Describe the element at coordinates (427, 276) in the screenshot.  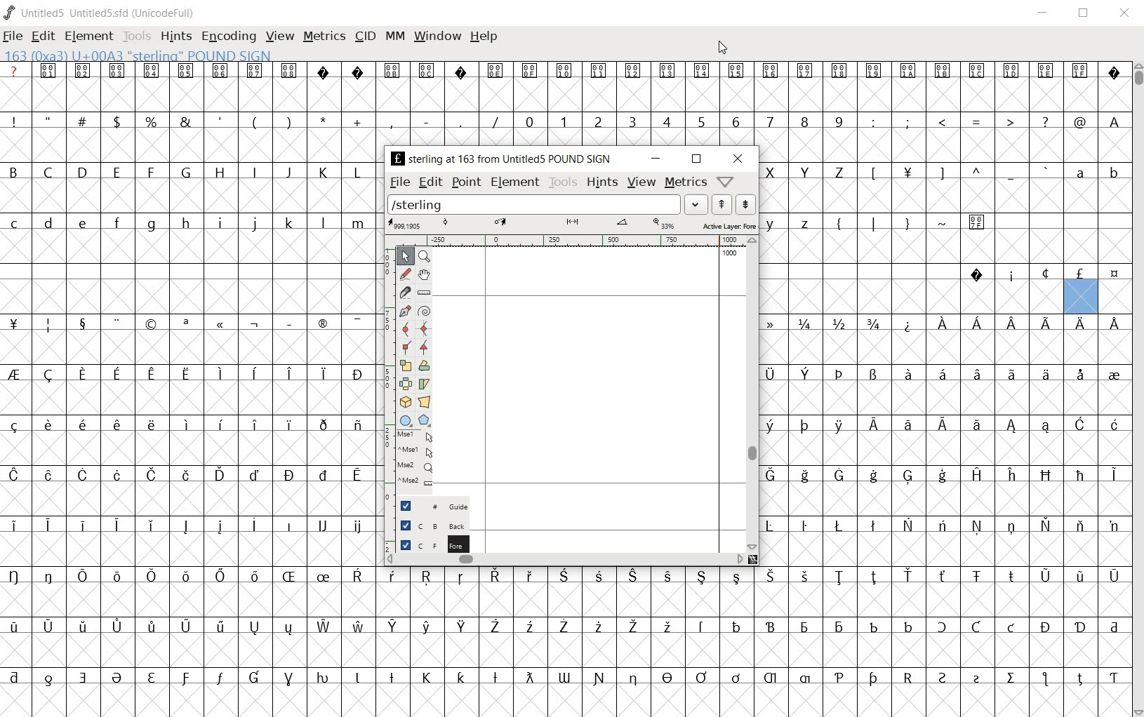
I see `Pan` at that location.